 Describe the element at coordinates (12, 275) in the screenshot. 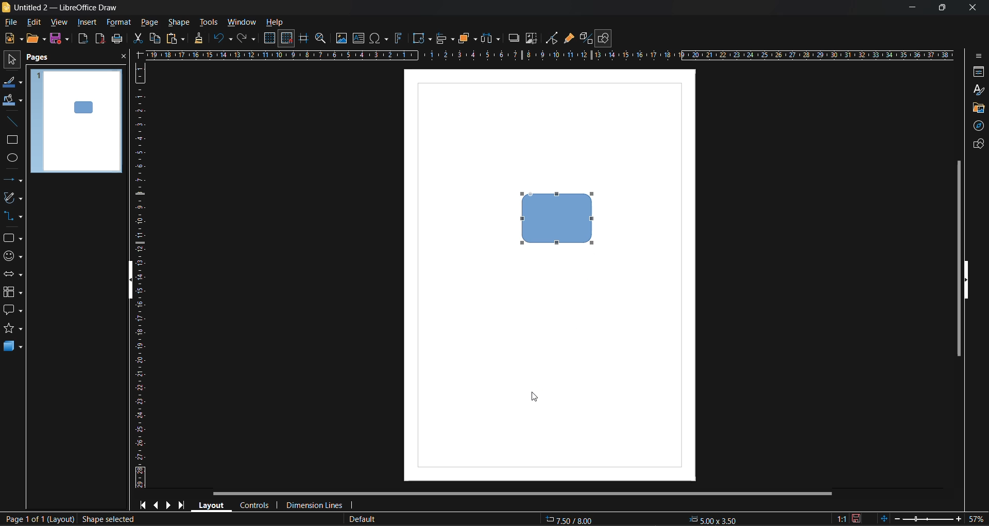

I see `block arrows` at that location.